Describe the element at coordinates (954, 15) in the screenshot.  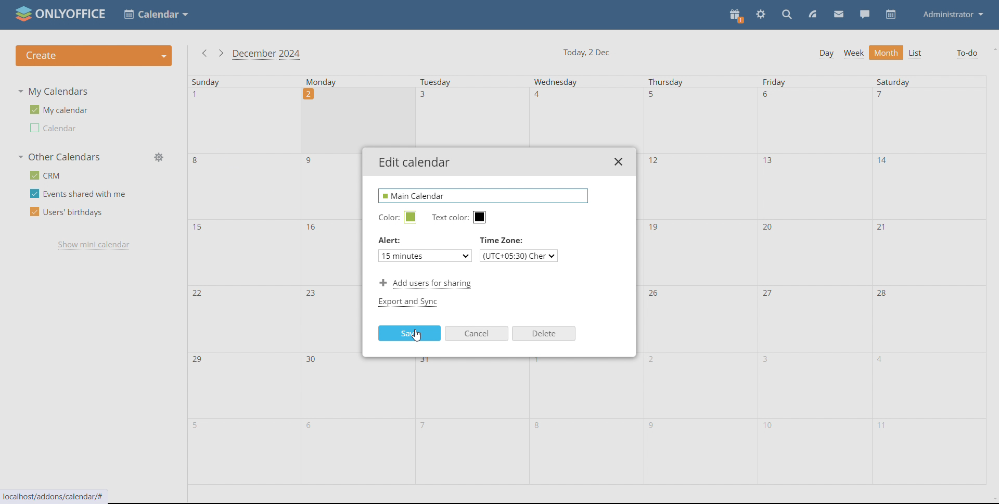
I see `administrator` at that location.